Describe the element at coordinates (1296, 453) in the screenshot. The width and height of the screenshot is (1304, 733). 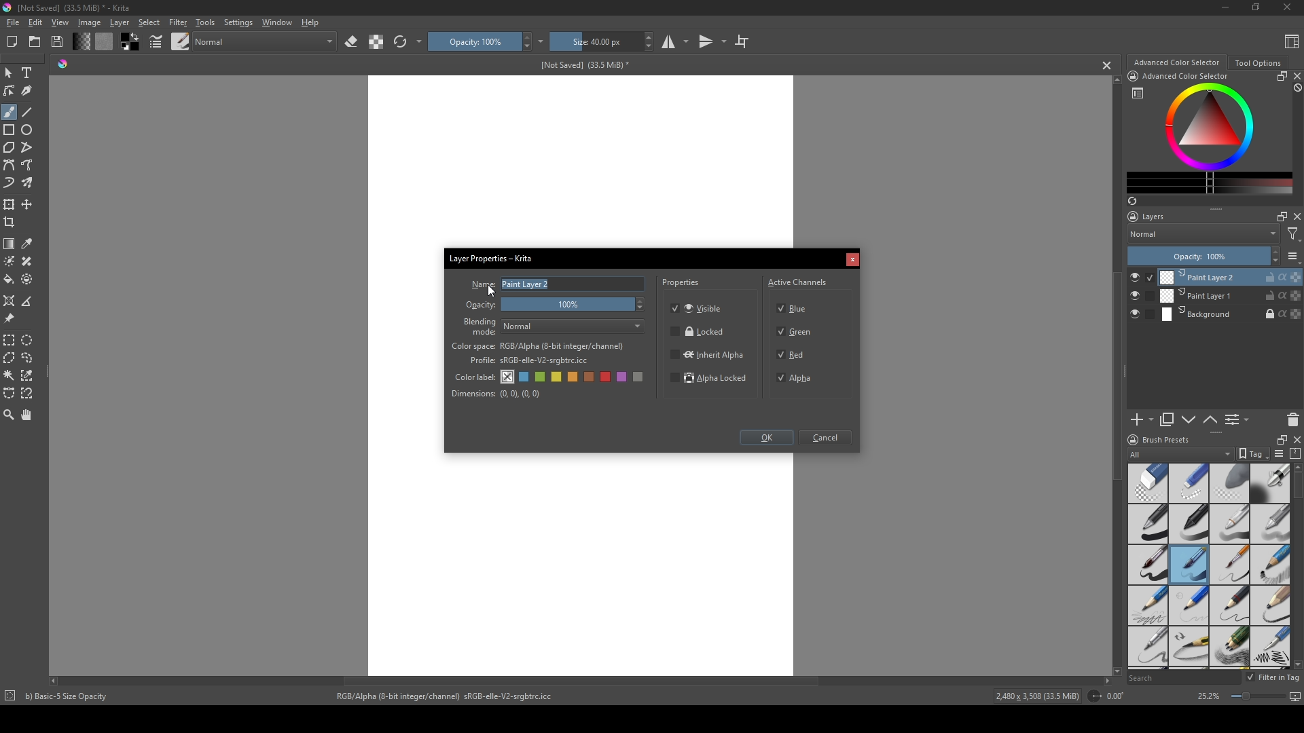
I see `compress` at that location.